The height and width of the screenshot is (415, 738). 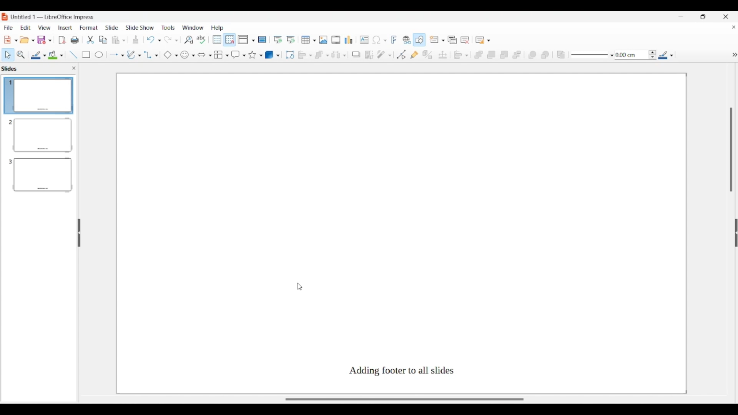 I want to click on Window menu, so click(x=193, y=28).